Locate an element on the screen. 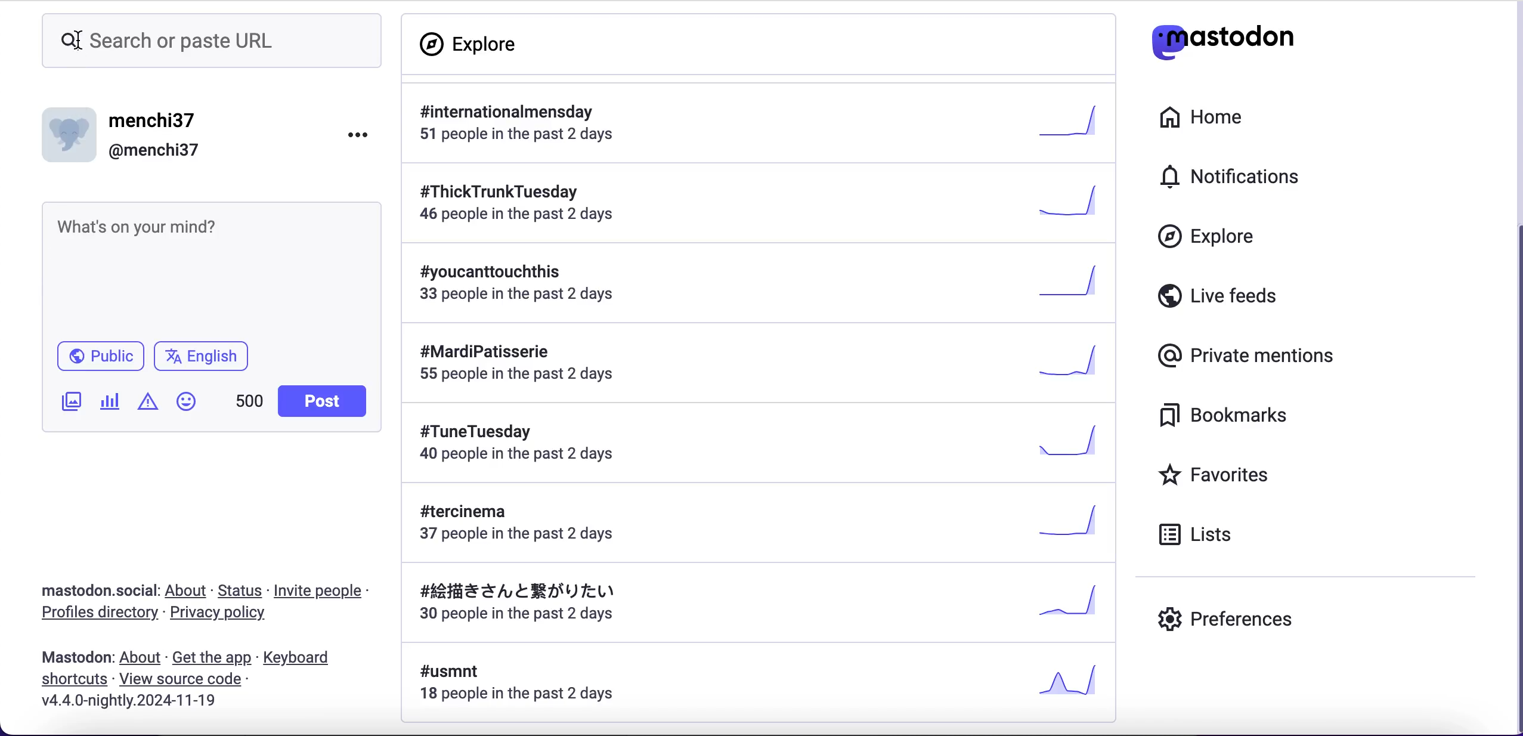 The height and width of the screenshot is (736, 1523). Chinese trend is located at coordinates (757, 605).